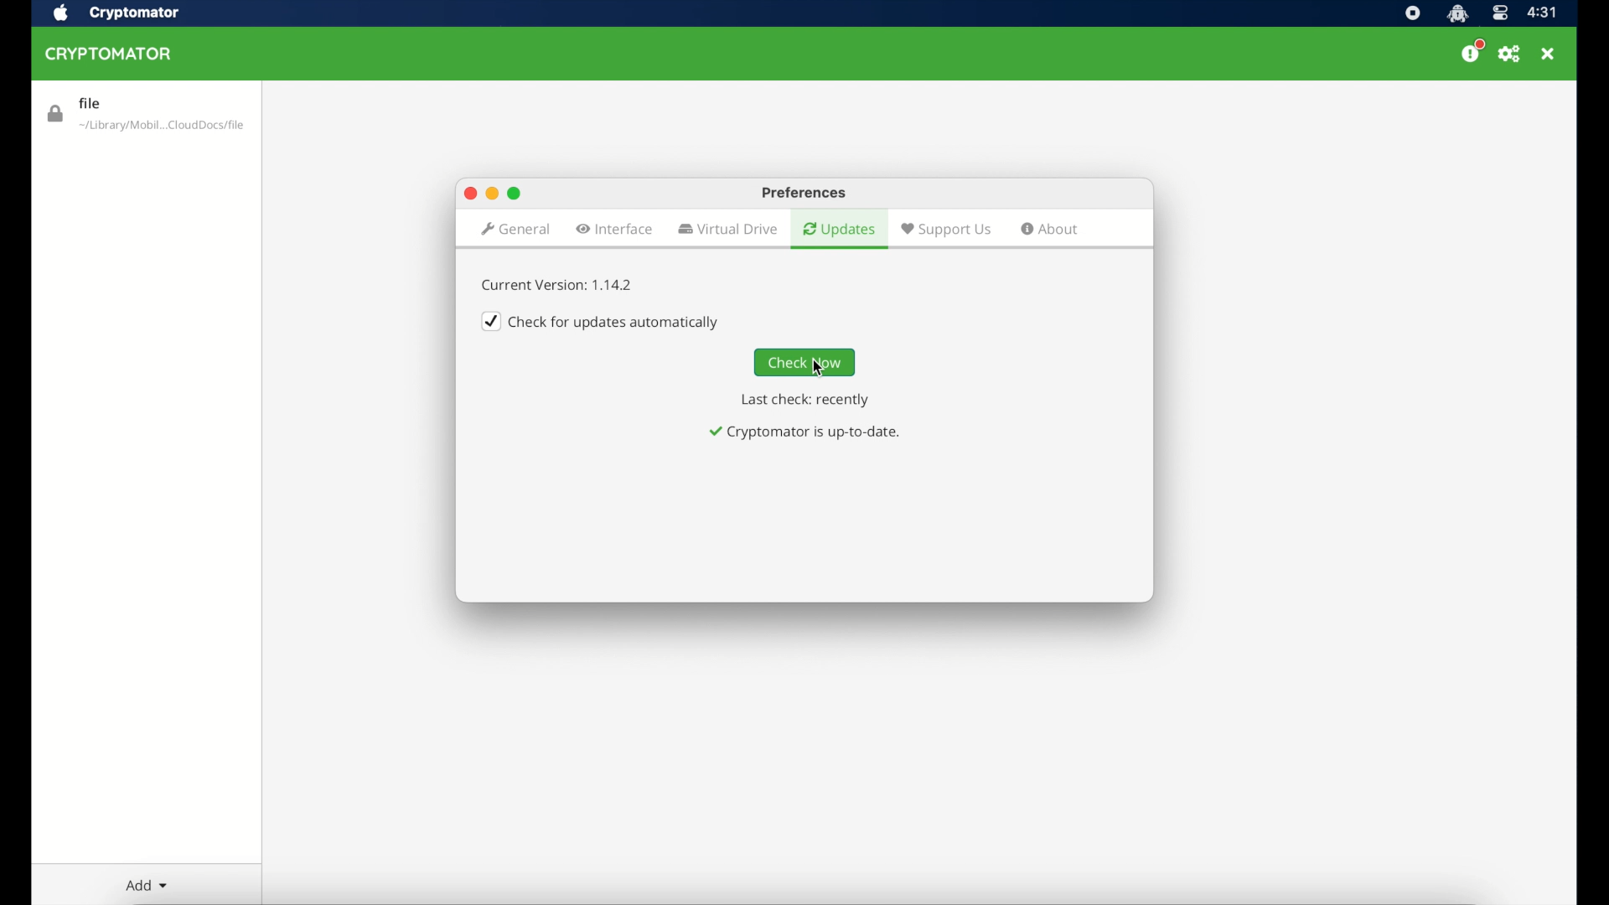  I want to click on time, so click(1544, 13).